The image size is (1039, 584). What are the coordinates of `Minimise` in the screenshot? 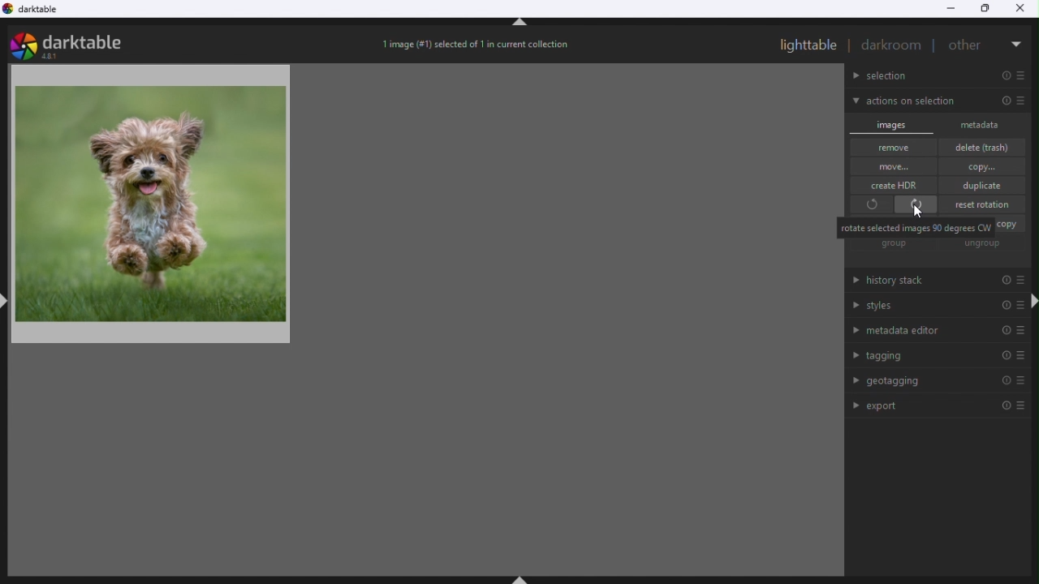 It's located at (951, 8).